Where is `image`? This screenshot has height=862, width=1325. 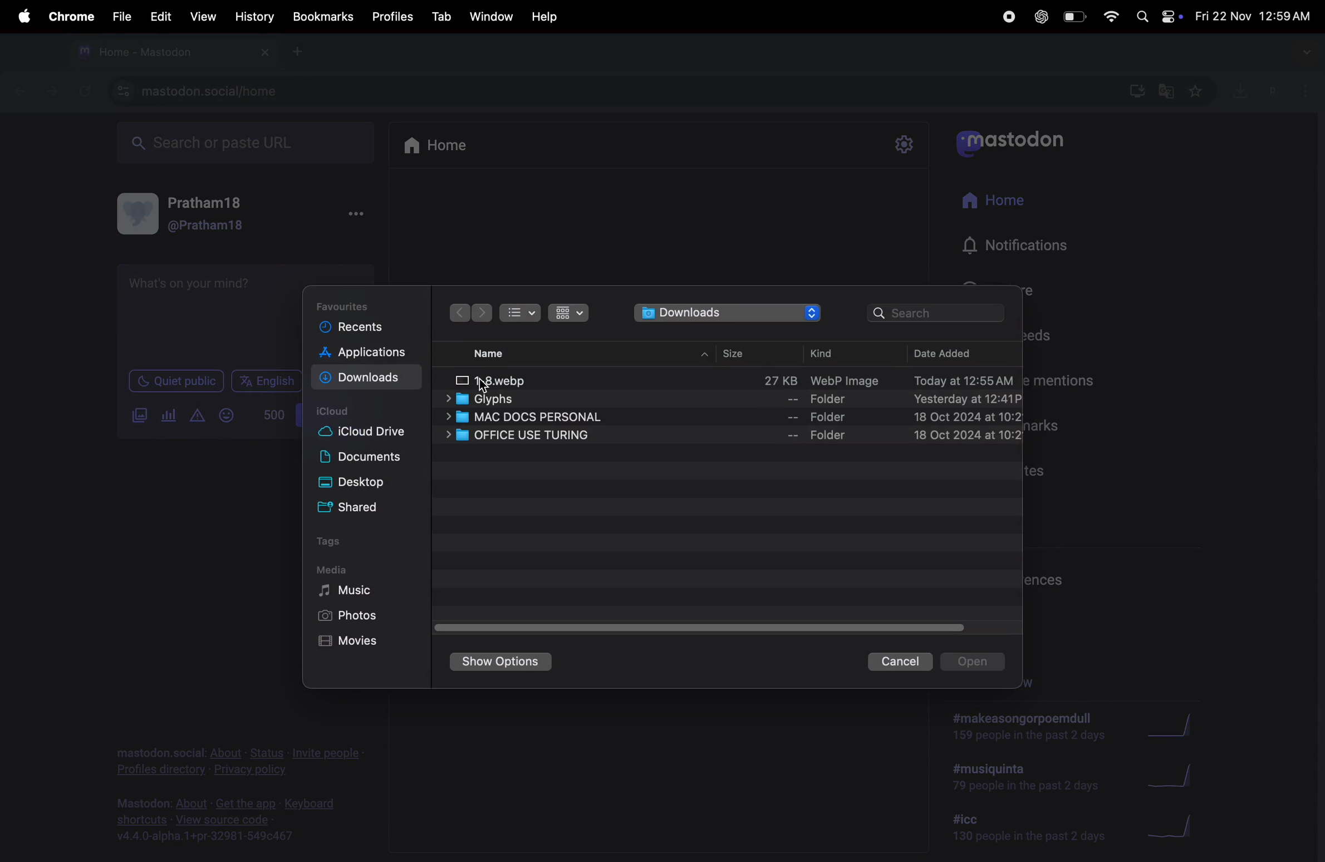
image is located at coordinates (737, 379).